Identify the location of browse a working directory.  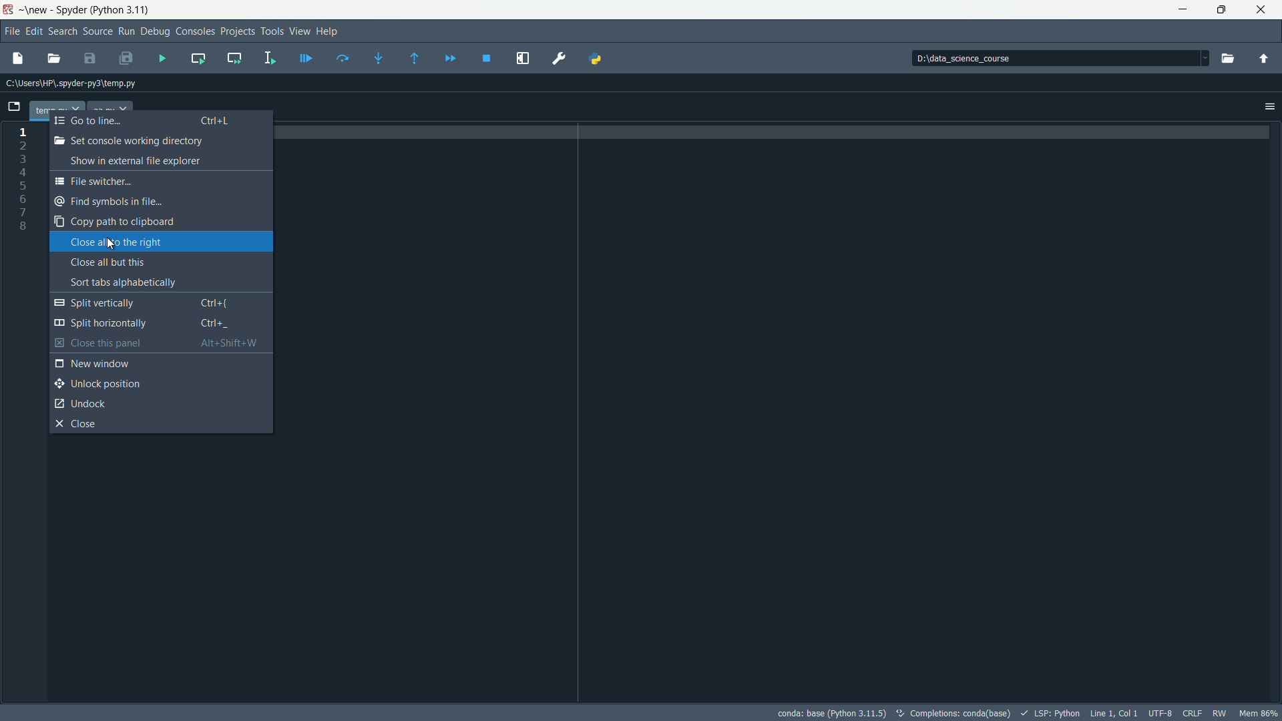
(1227, 57).